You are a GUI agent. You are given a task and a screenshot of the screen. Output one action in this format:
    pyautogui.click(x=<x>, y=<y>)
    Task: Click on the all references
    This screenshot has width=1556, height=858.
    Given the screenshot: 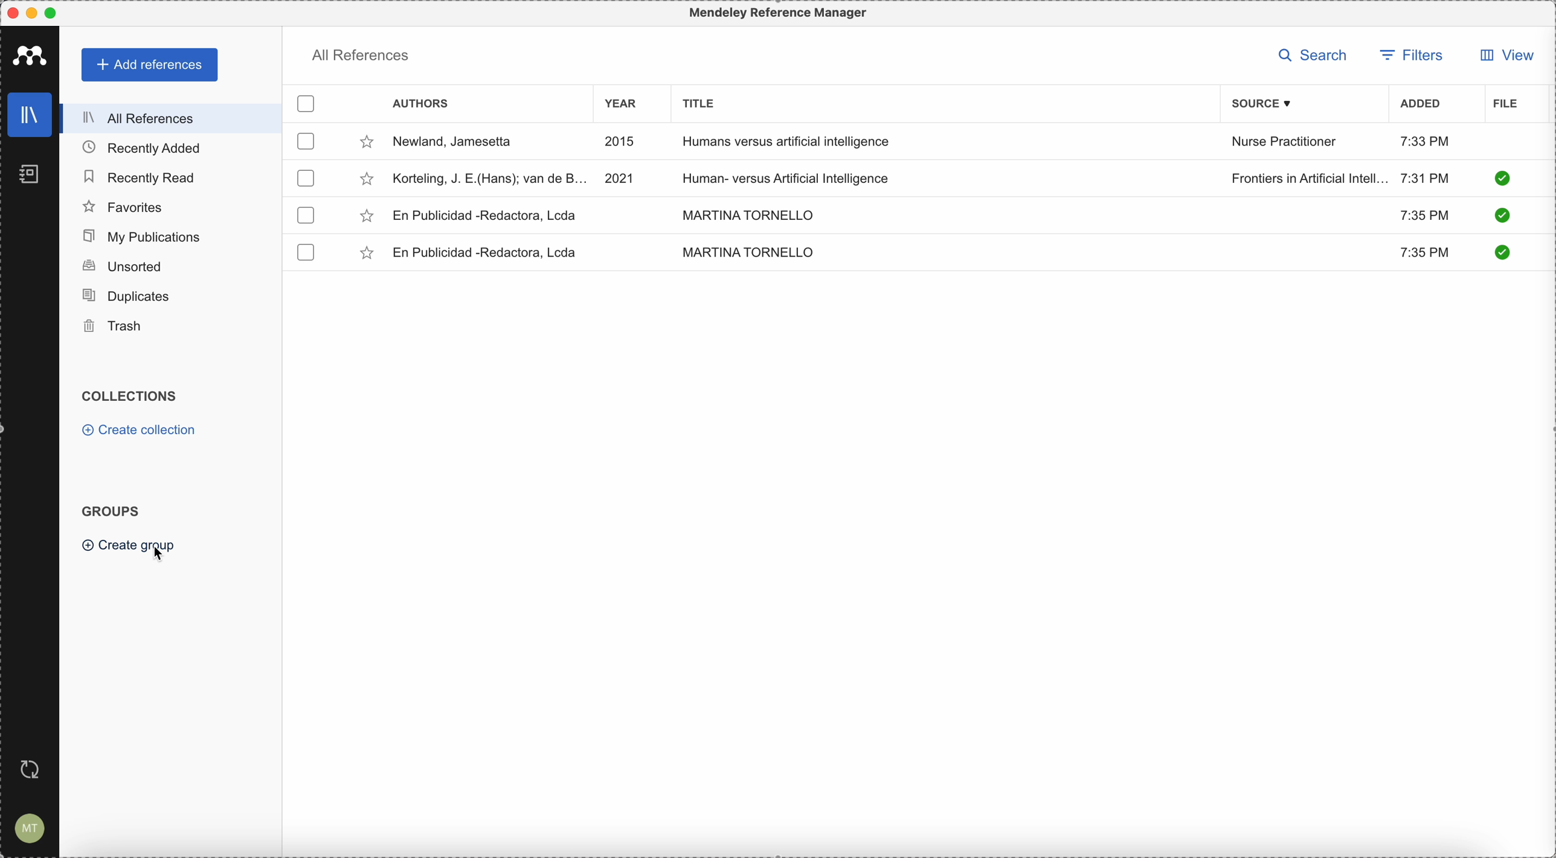 What is the action you would take?
    pyautogui.click(x=360, y=58)
    